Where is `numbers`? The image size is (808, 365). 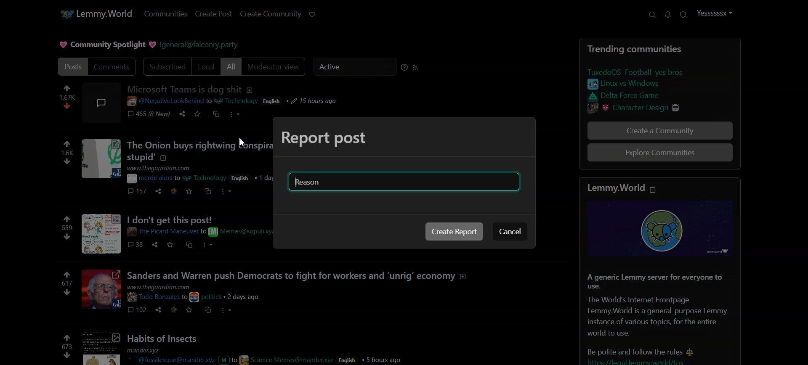 numbers is located at coordinates (66, 347).